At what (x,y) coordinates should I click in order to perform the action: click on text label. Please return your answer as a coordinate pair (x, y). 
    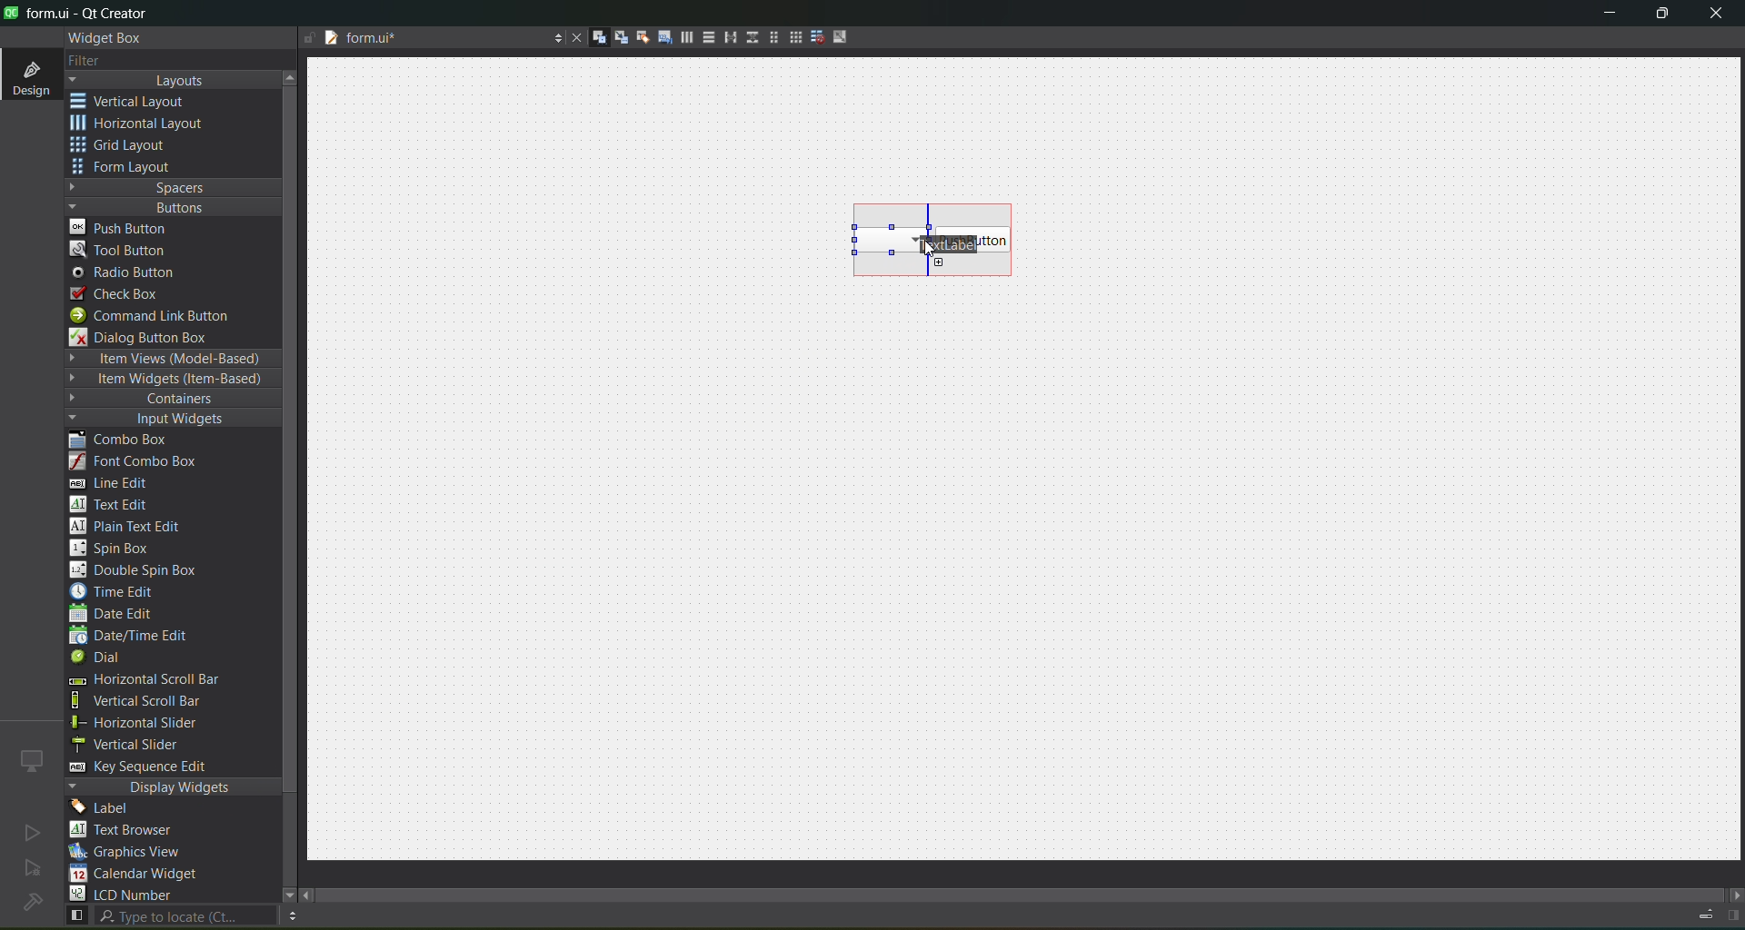
    Looking at the image, I should click on (942, 242).